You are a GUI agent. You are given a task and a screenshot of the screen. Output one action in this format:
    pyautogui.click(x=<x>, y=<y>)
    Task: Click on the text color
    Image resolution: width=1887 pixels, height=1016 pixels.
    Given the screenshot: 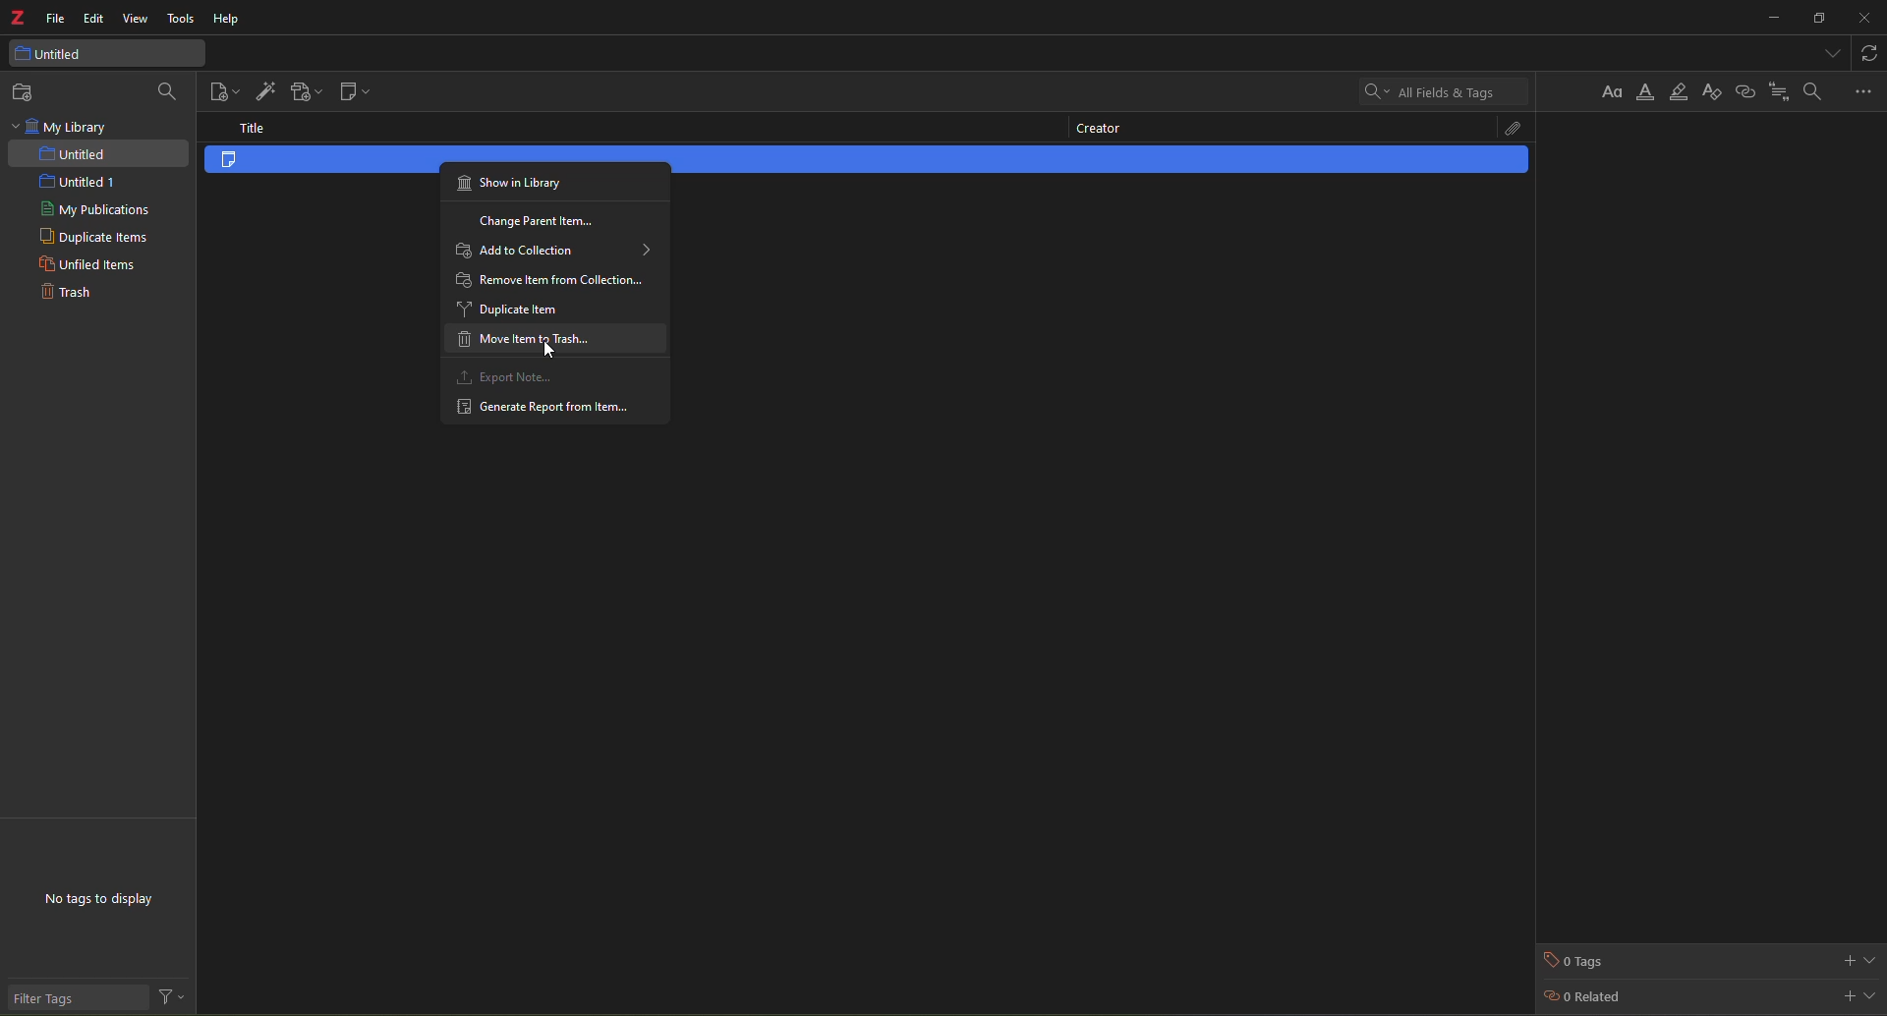 What is the action you would take?
    pyautogui.click(x=1647, y=93)
    